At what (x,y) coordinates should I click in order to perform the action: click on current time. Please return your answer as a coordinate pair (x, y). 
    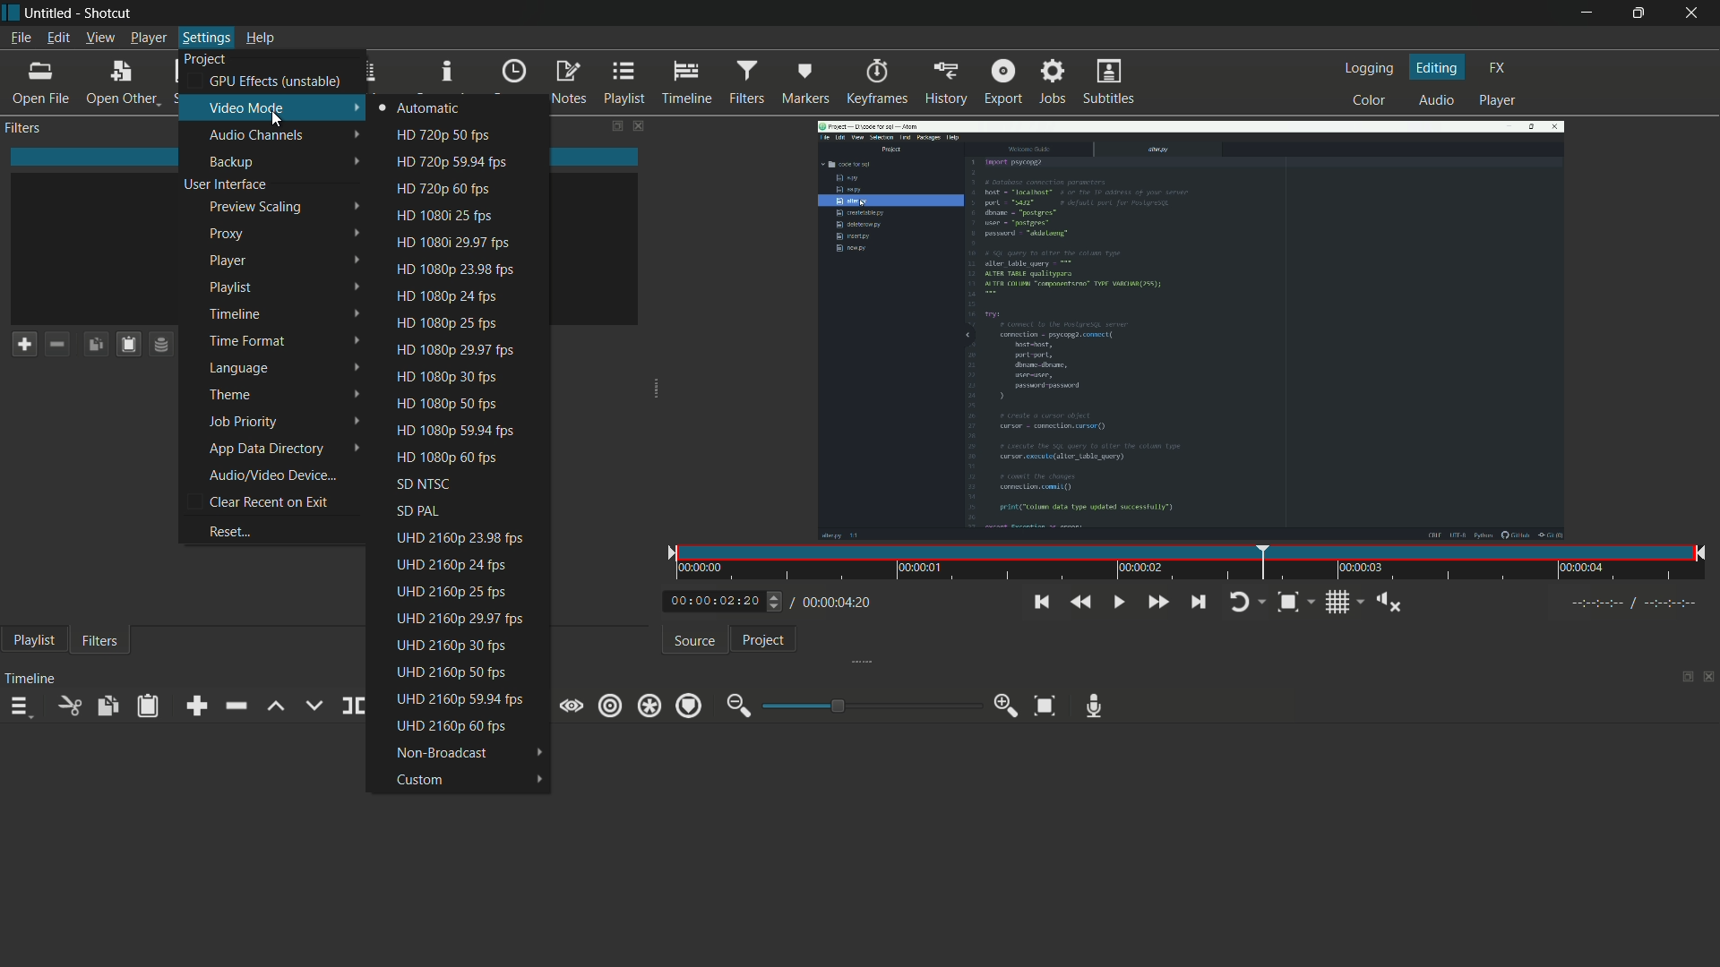
    Looking at the image, I should click on (712, 602).